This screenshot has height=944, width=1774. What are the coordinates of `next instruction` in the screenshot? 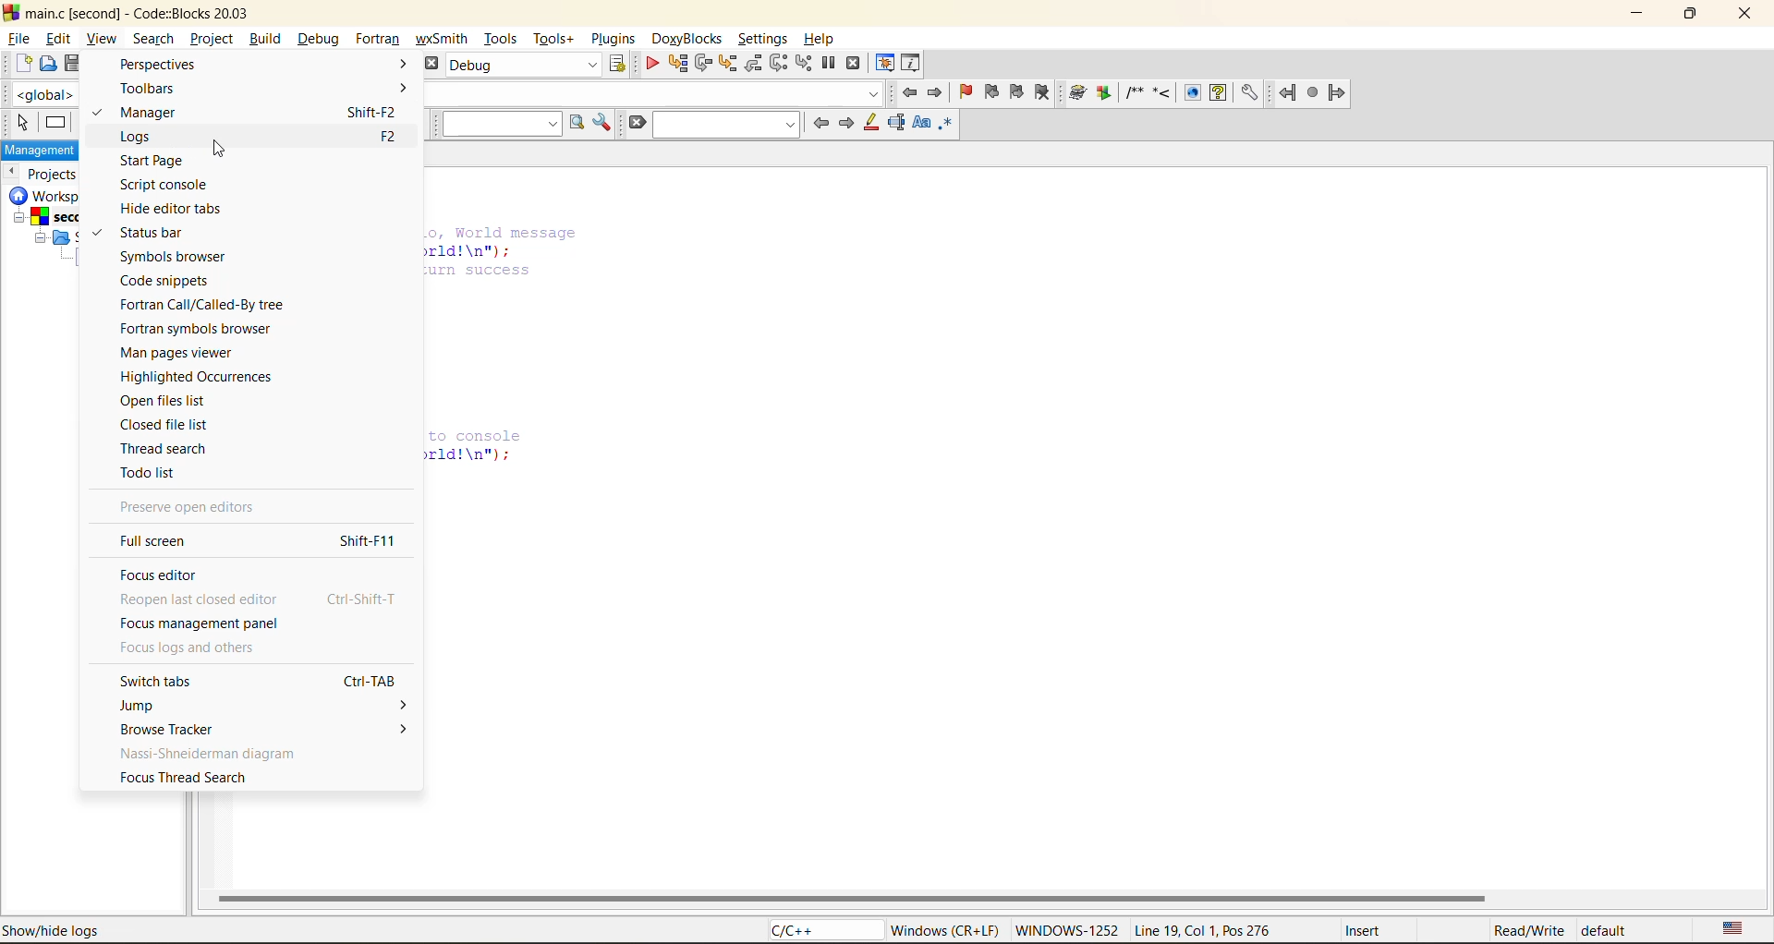 It's located at (777, 63).